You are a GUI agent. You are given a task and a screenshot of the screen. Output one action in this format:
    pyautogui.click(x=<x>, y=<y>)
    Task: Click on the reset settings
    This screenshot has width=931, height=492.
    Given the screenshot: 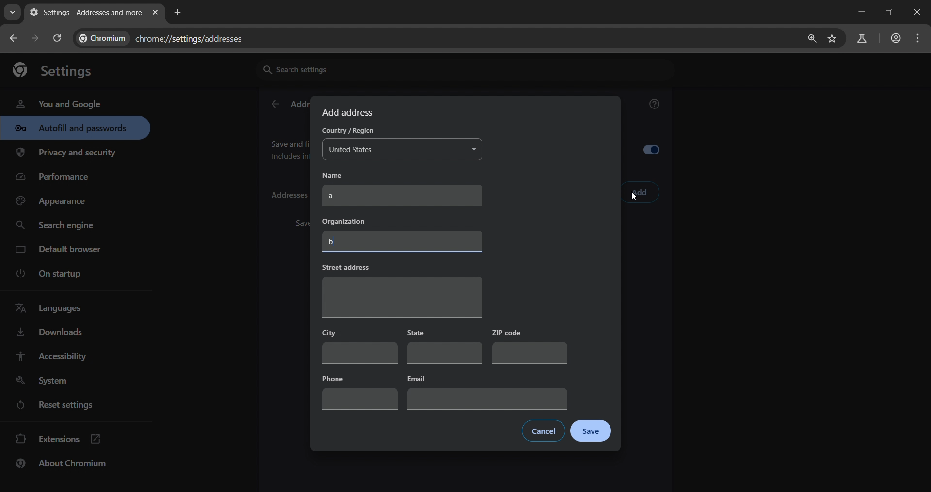 What is the action you would take?
    pyautogui.click(x=64, y=406)
    